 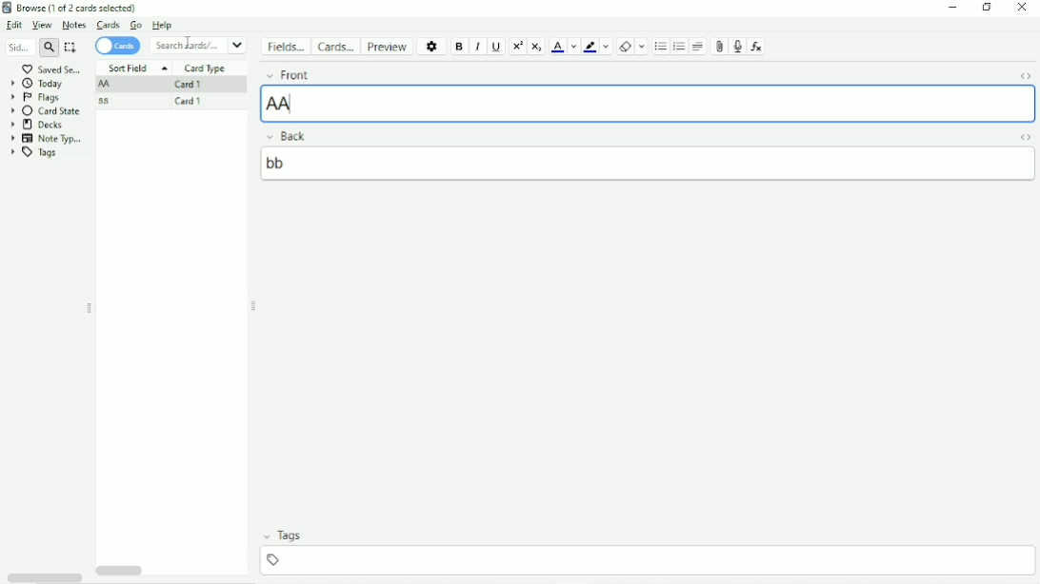 I want to click on Select formatting to remove, so click(x=643, y=47).